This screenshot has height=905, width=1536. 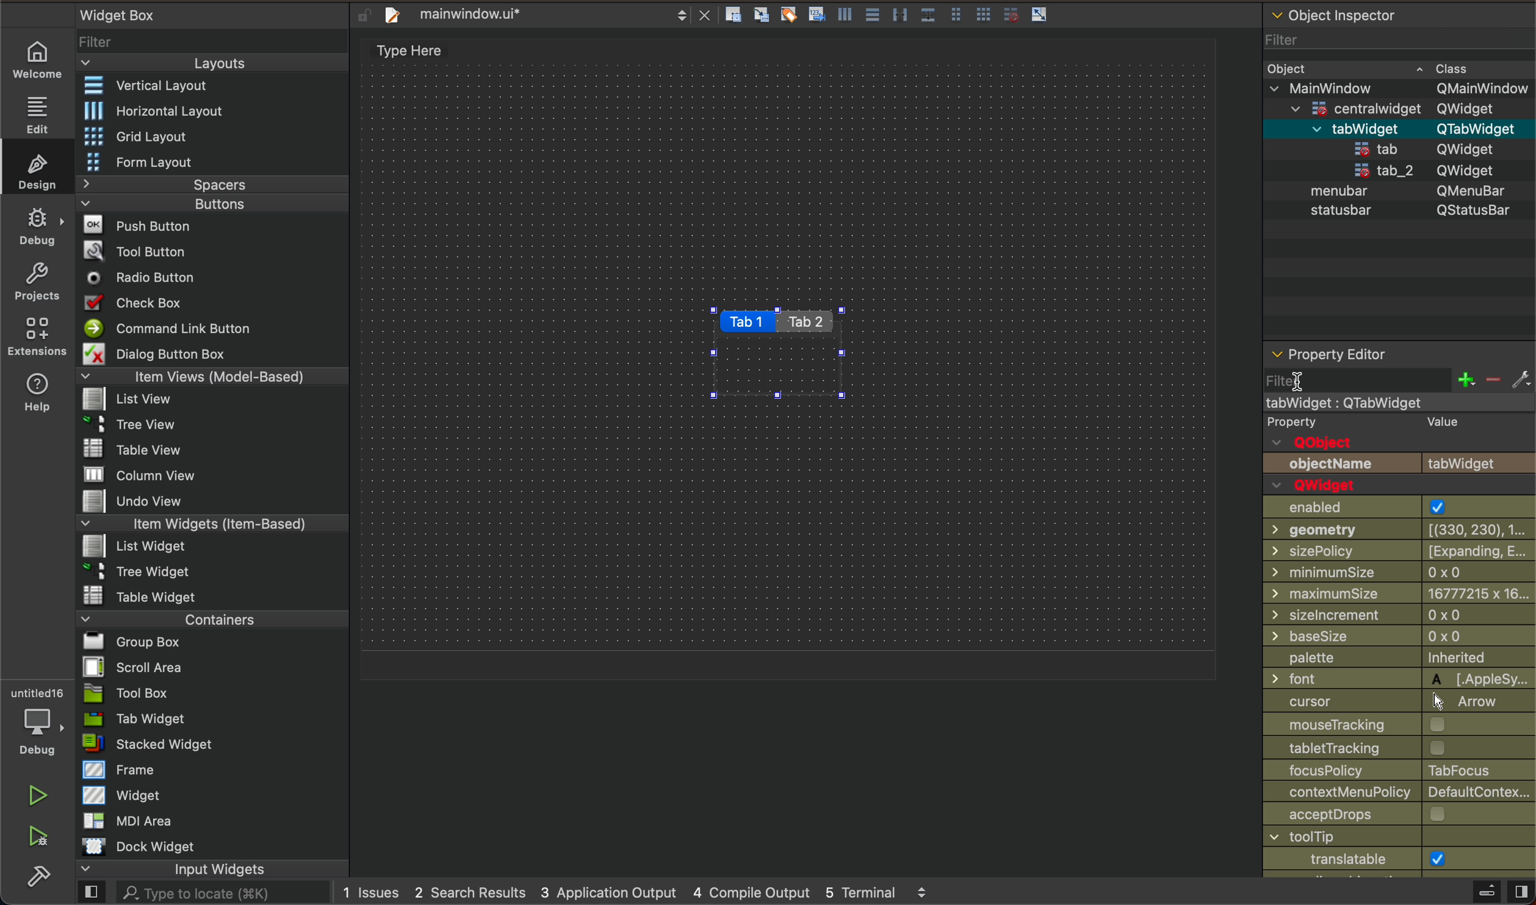 I want to click on run, so click(x=25, y=794).